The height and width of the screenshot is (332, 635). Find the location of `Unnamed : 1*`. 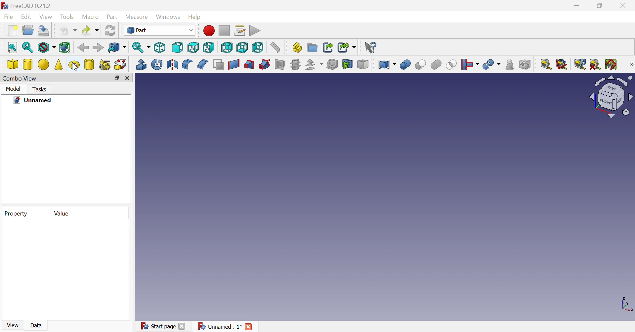

Unnamed : 1* is located at coordinates (220, 326).